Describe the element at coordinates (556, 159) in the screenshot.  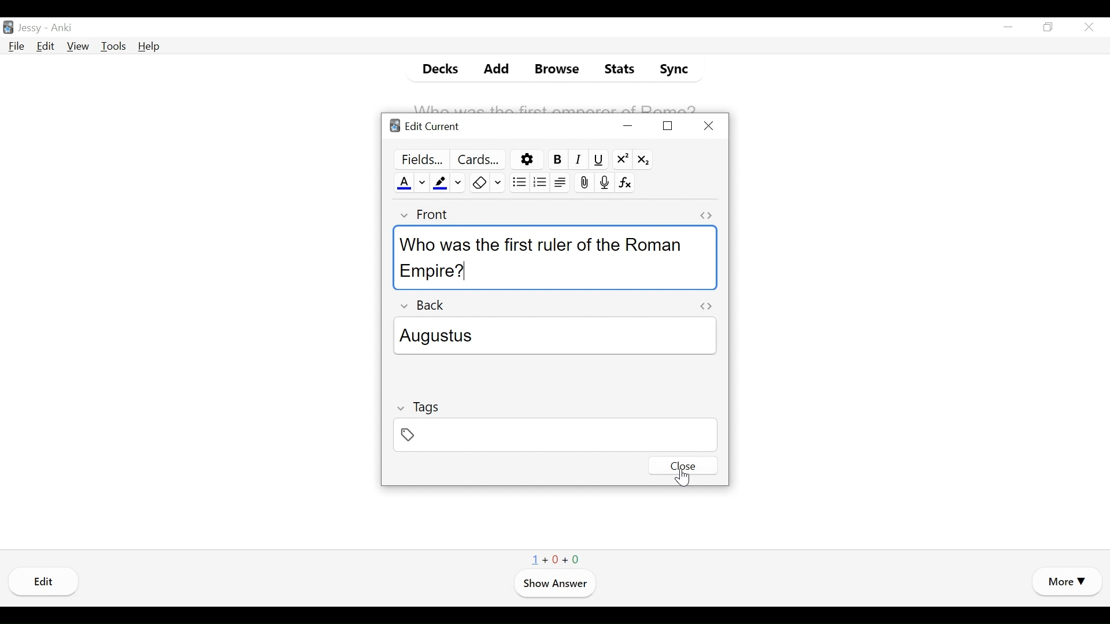
I see `Bold Selected Text` at that location.